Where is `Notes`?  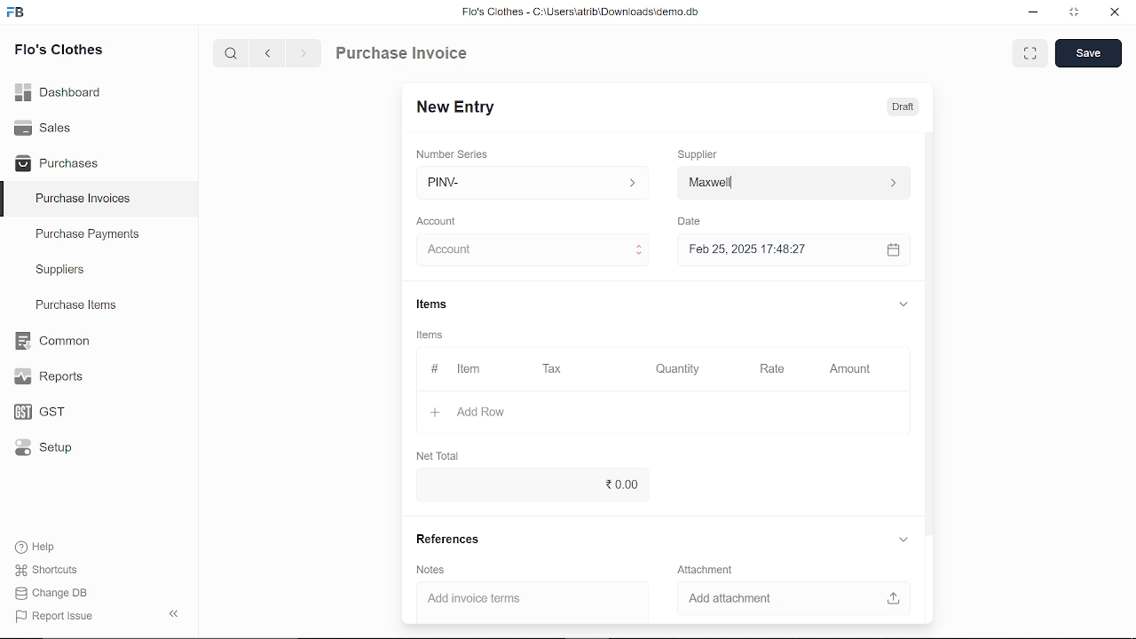
Notes is located at coordinates (432, 571).